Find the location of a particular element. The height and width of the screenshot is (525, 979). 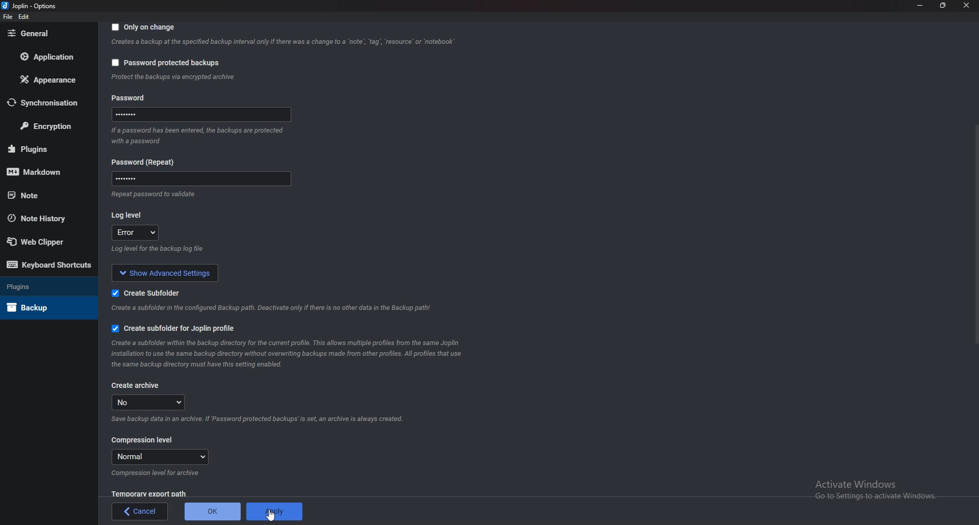

Password is located at coordinates (199, 178).